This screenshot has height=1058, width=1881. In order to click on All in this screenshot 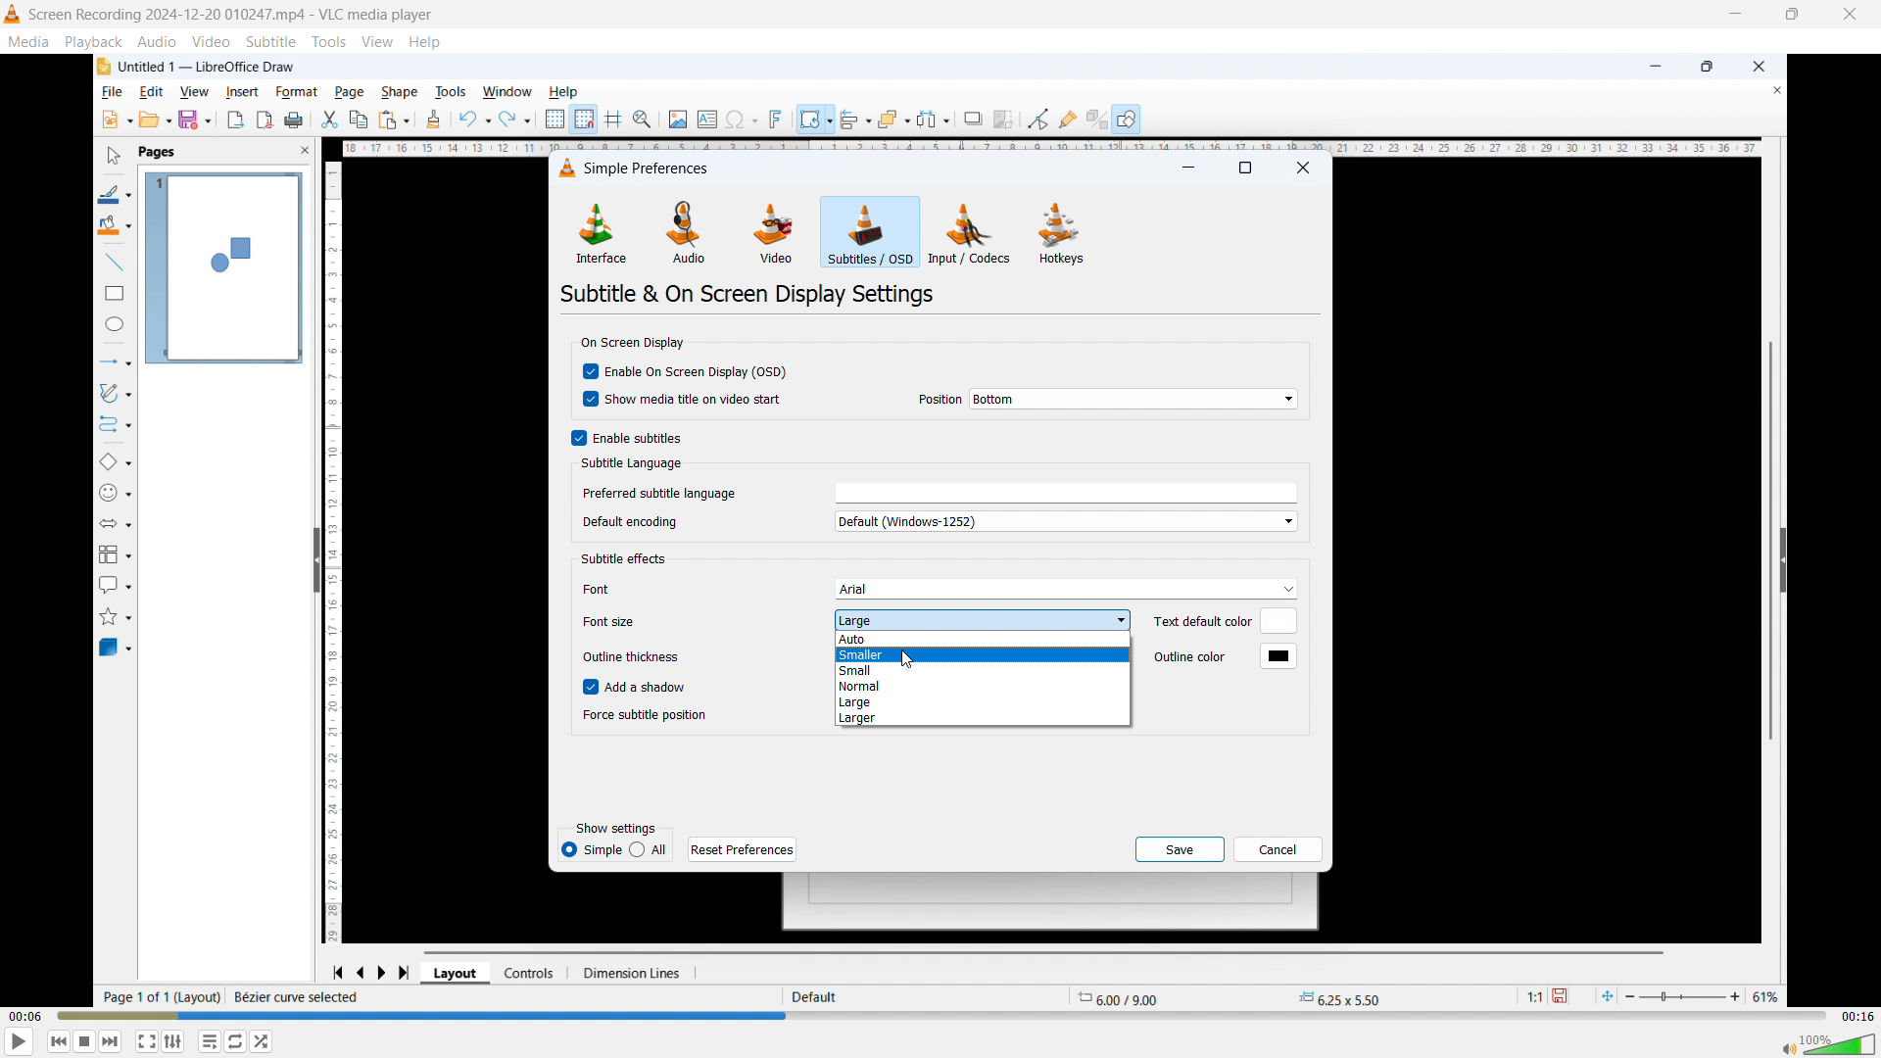, I will do `click(651, 850)`.